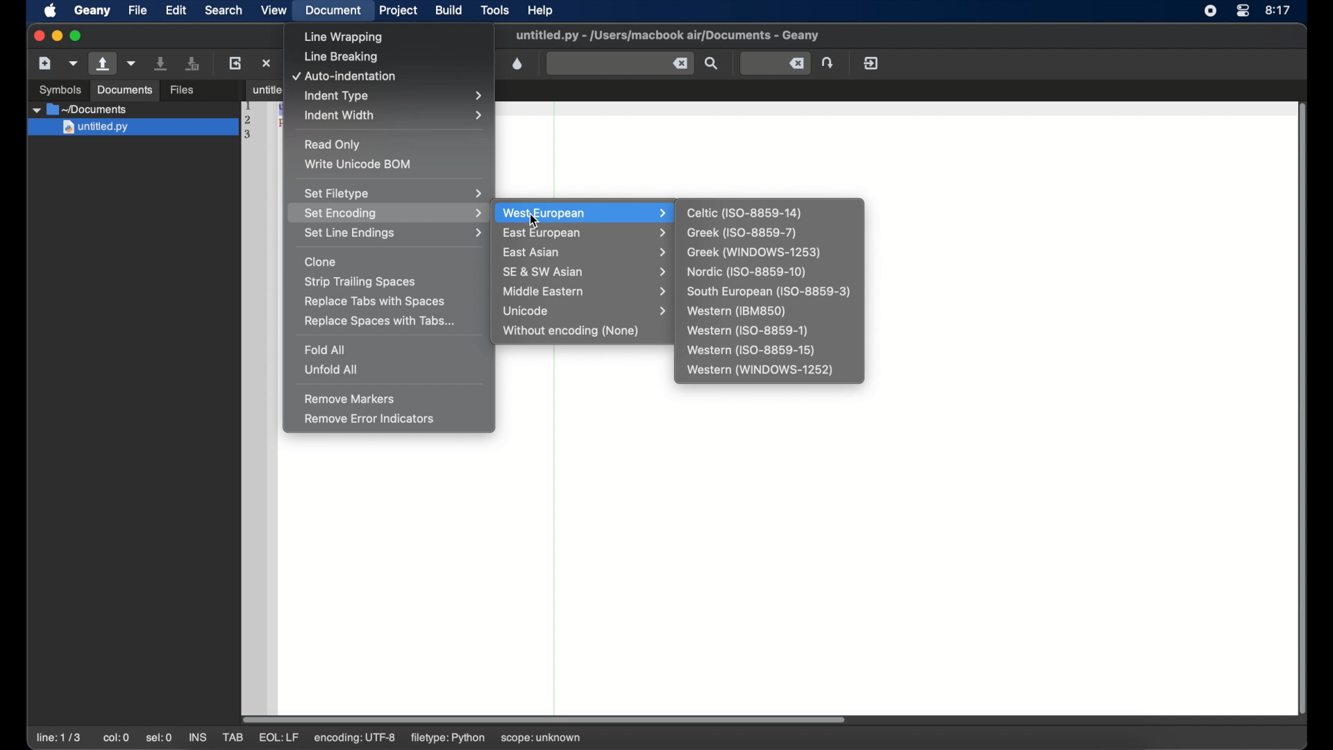  Describe the element at coordinates (267, 62) in the screenshot. I see `close the current file` at that location.